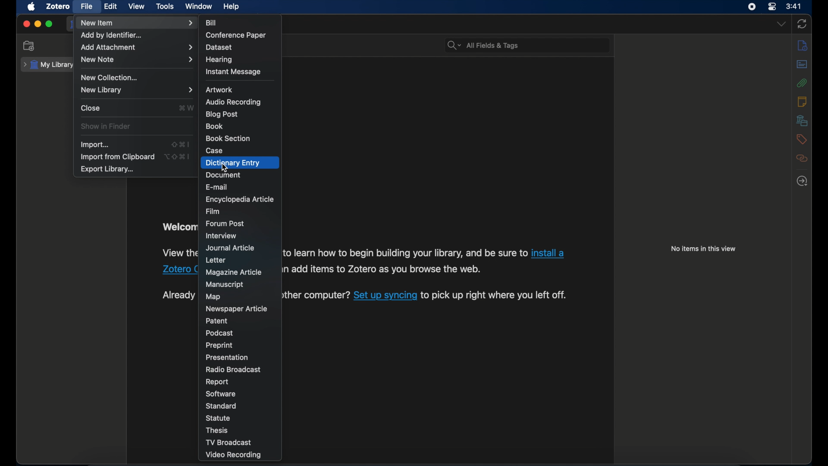  Describe the element at coordinates (232, 7) in the screenshot. I see `help` at that location.